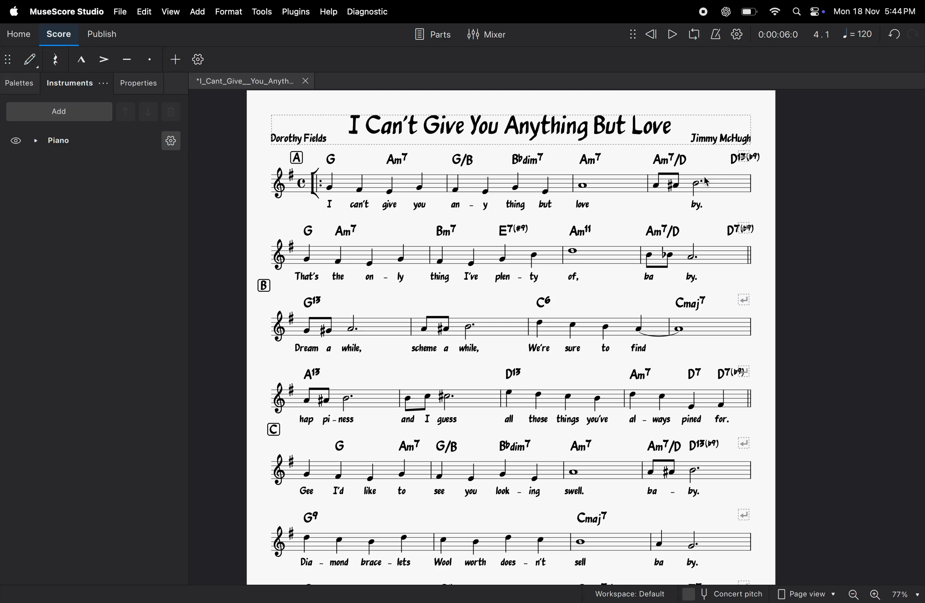 Image resolution: width=925 pixels, height=603 pixels. Describe the element at coordinates (57, 36) in the screenshot. I see `score` at that location.